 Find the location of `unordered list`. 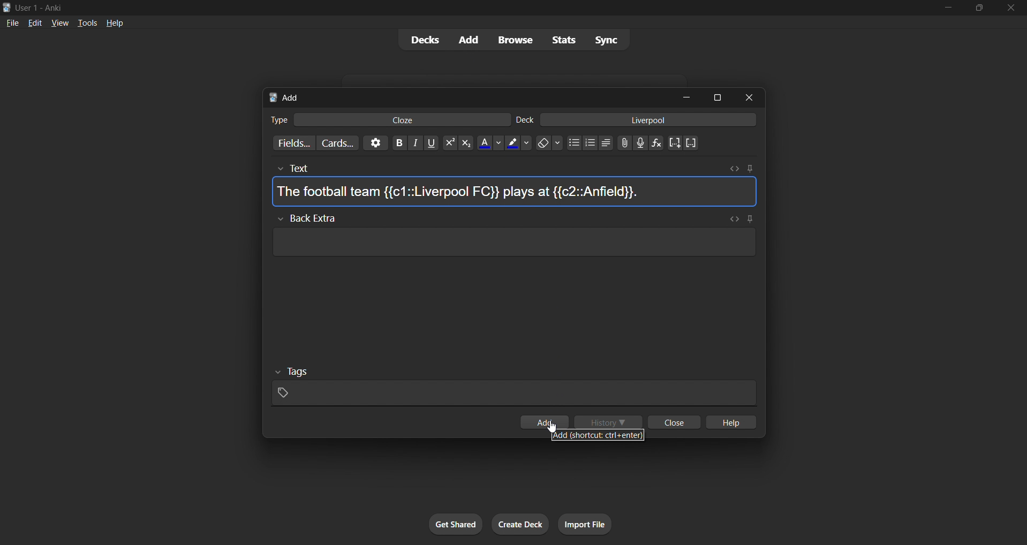

unordered list is located at coordinates (576, 145).